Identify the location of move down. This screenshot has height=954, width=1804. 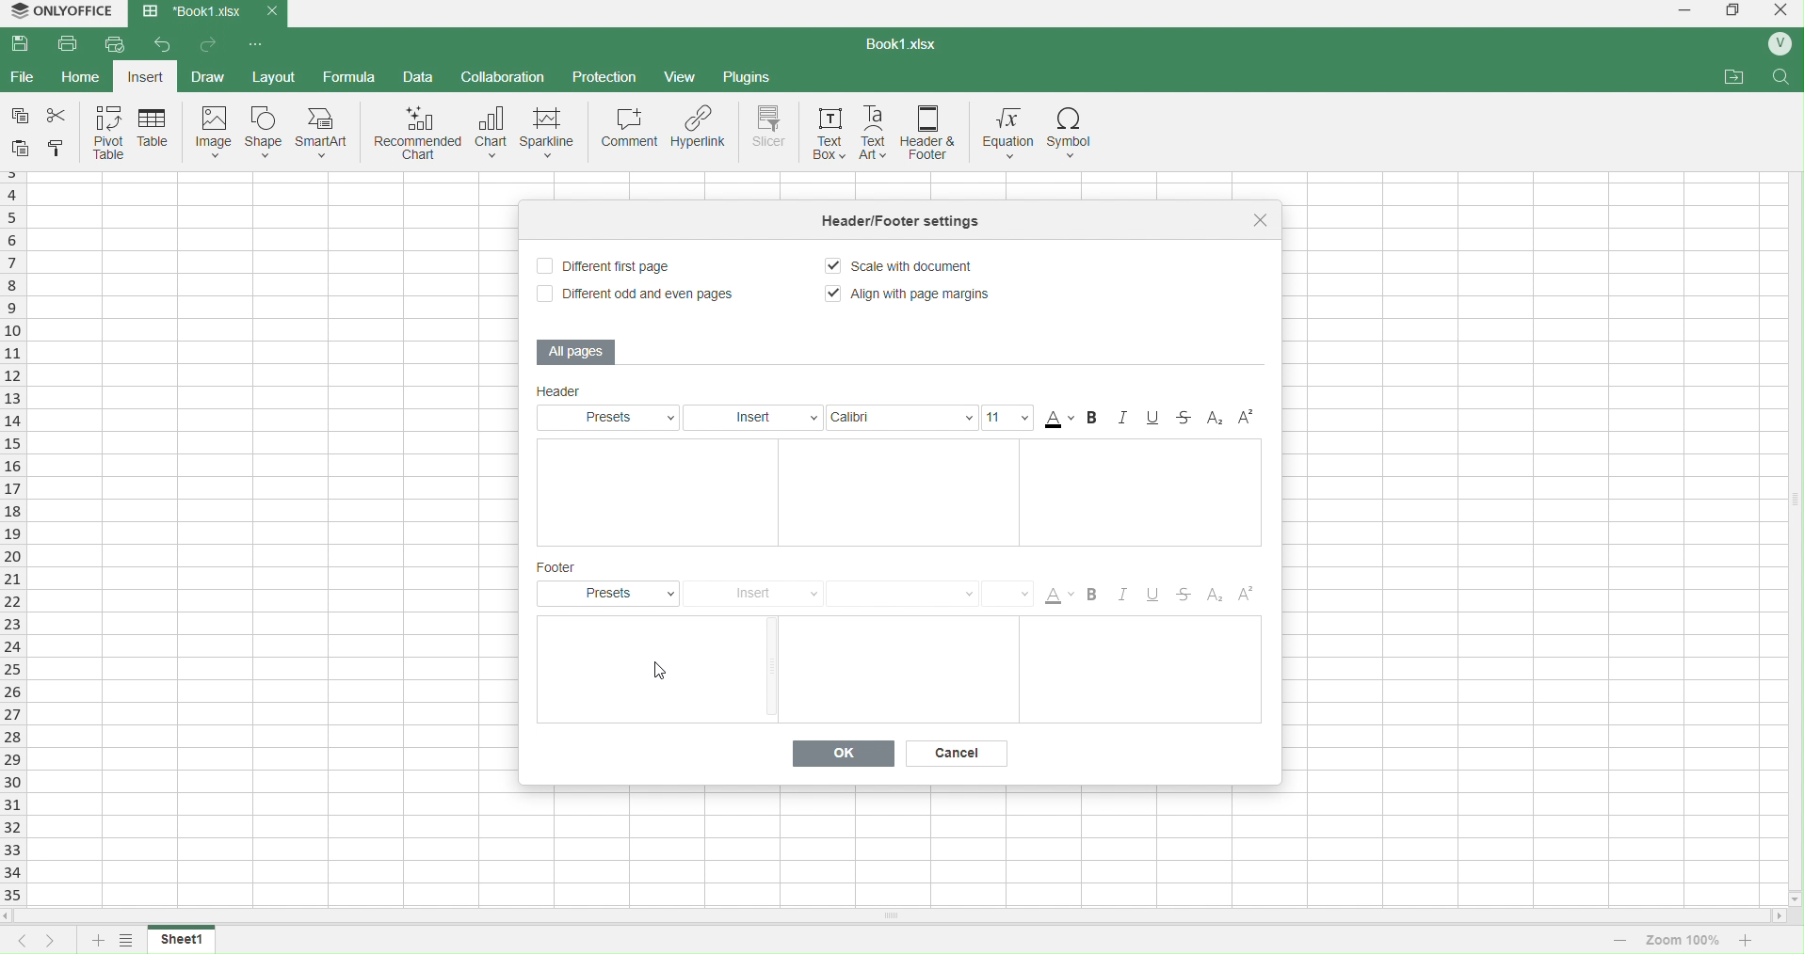
(1793, 898).